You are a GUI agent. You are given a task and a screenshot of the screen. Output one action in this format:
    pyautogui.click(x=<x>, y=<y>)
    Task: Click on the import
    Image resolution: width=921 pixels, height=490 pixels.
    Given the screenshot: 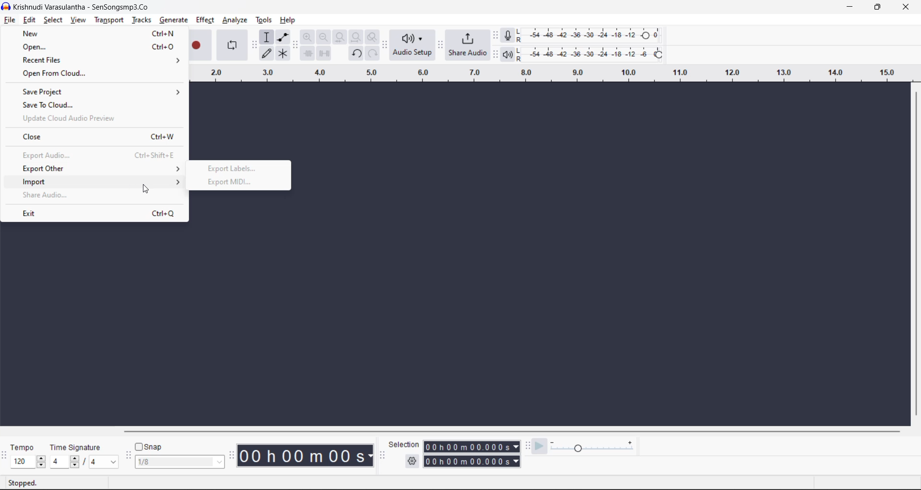 What is the action you would take?
    pyautogui.click(x=98, y=181)
    